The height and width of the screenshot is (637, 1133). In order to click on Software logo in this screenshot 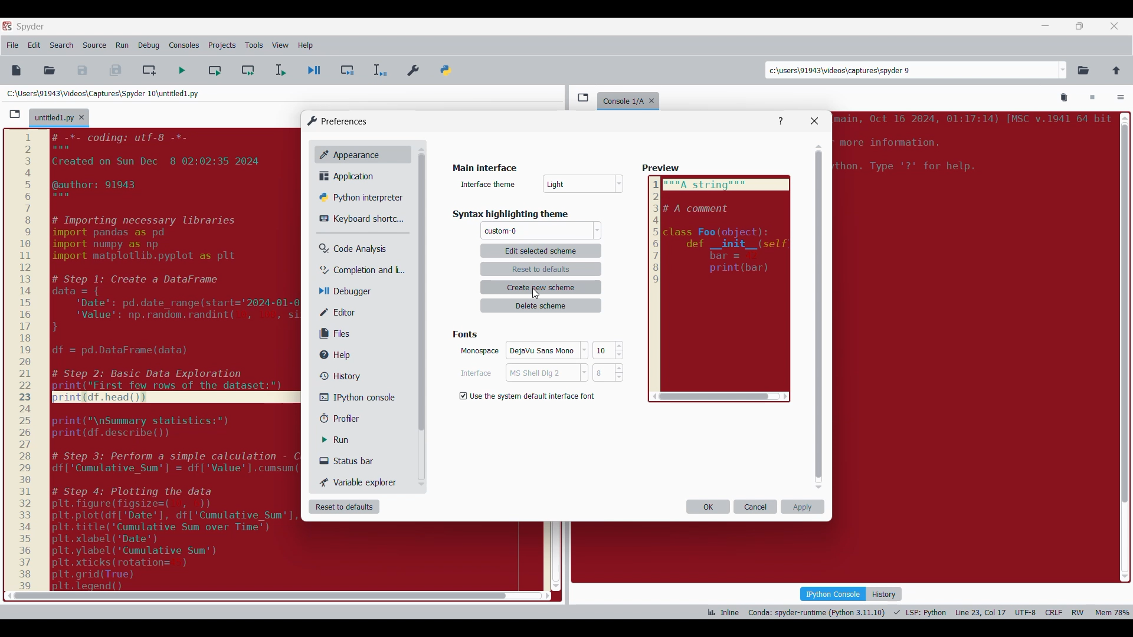, I will do `click(7, 25)`.